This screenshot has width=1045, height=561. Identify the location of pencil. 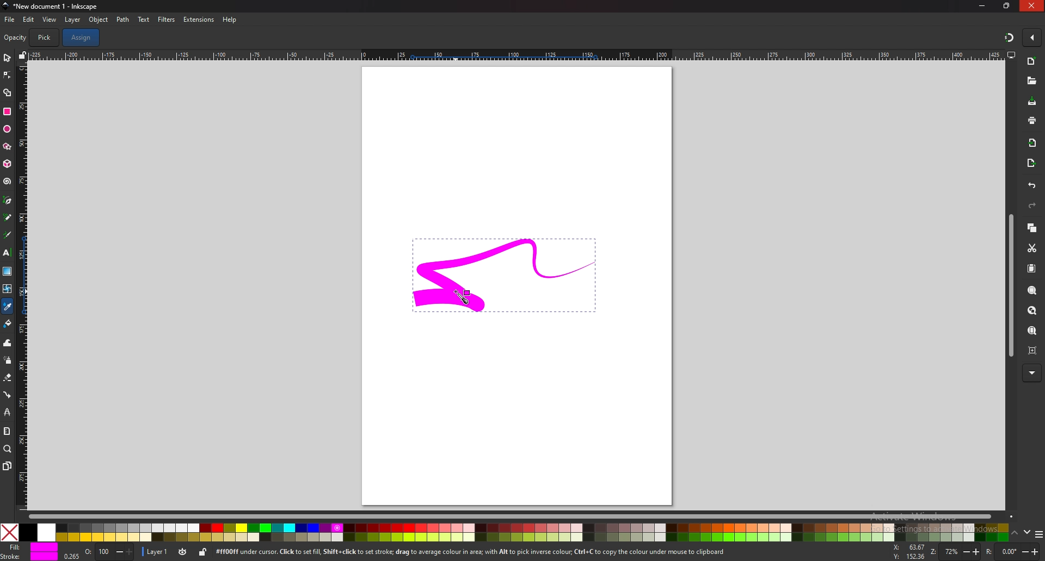
(8, 217).